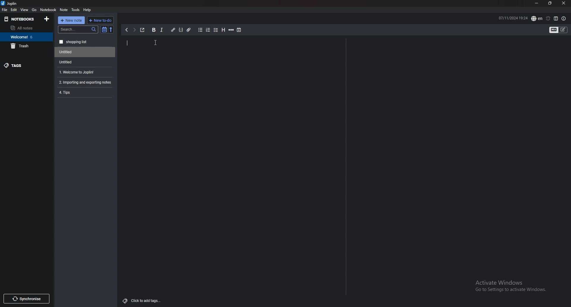 This screenshot has width=571, height=307. I want to click on all notes, so click(25, 28).